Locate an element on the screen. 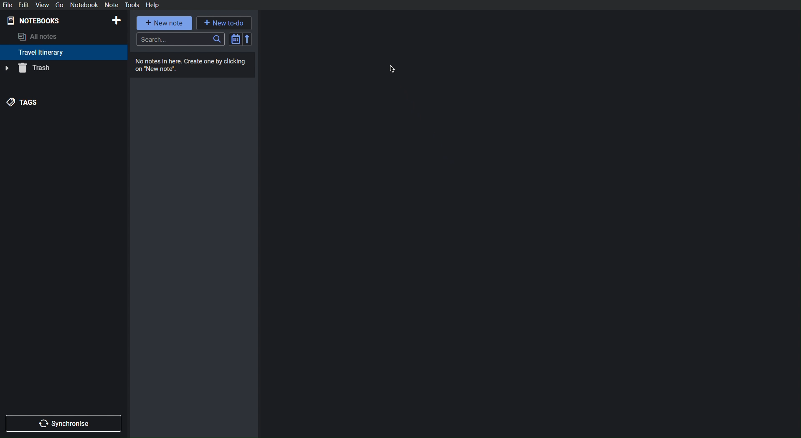 The height and width of the screenshot is (438, 801). All notes is located at coordinates (37, 37).